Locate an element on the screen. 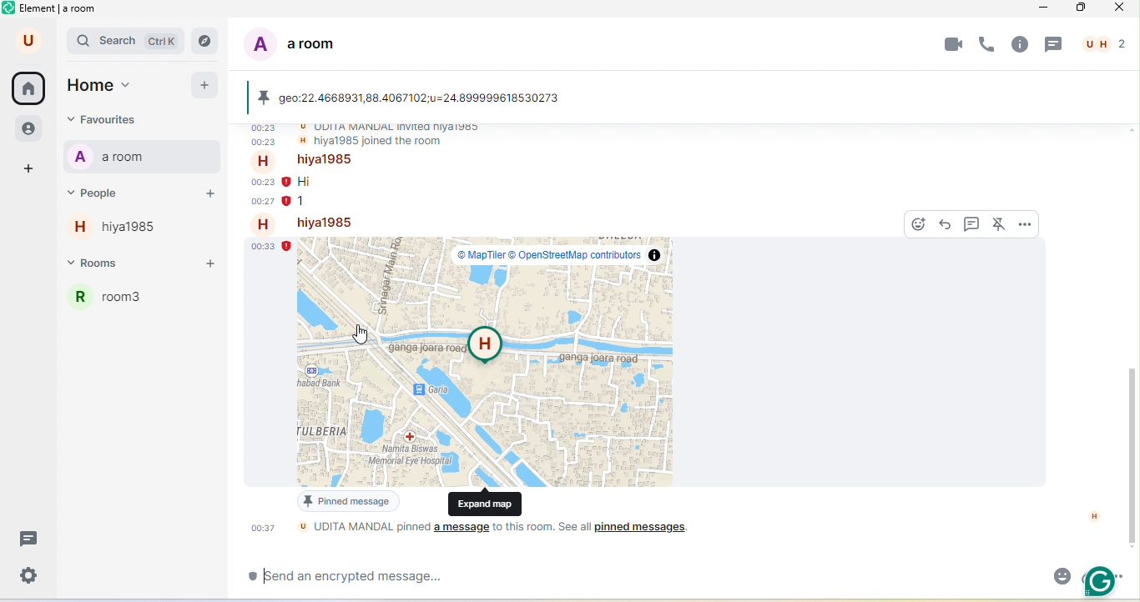 The image size is (1140, 602). close is located at coordinates (1122, 10).